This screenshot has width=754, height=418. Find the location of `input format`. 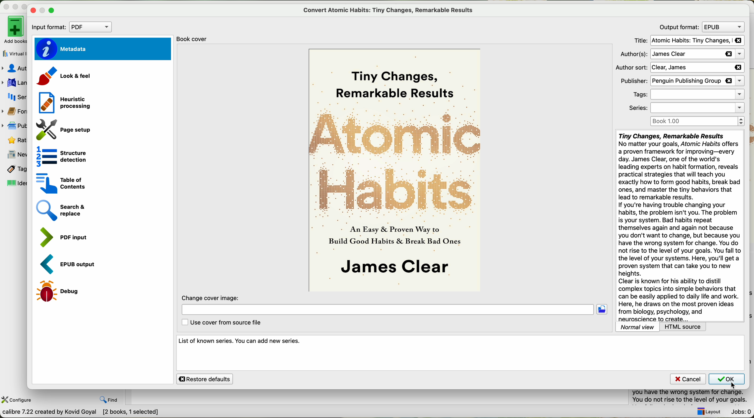

input format is located at coordinates (70, 27).